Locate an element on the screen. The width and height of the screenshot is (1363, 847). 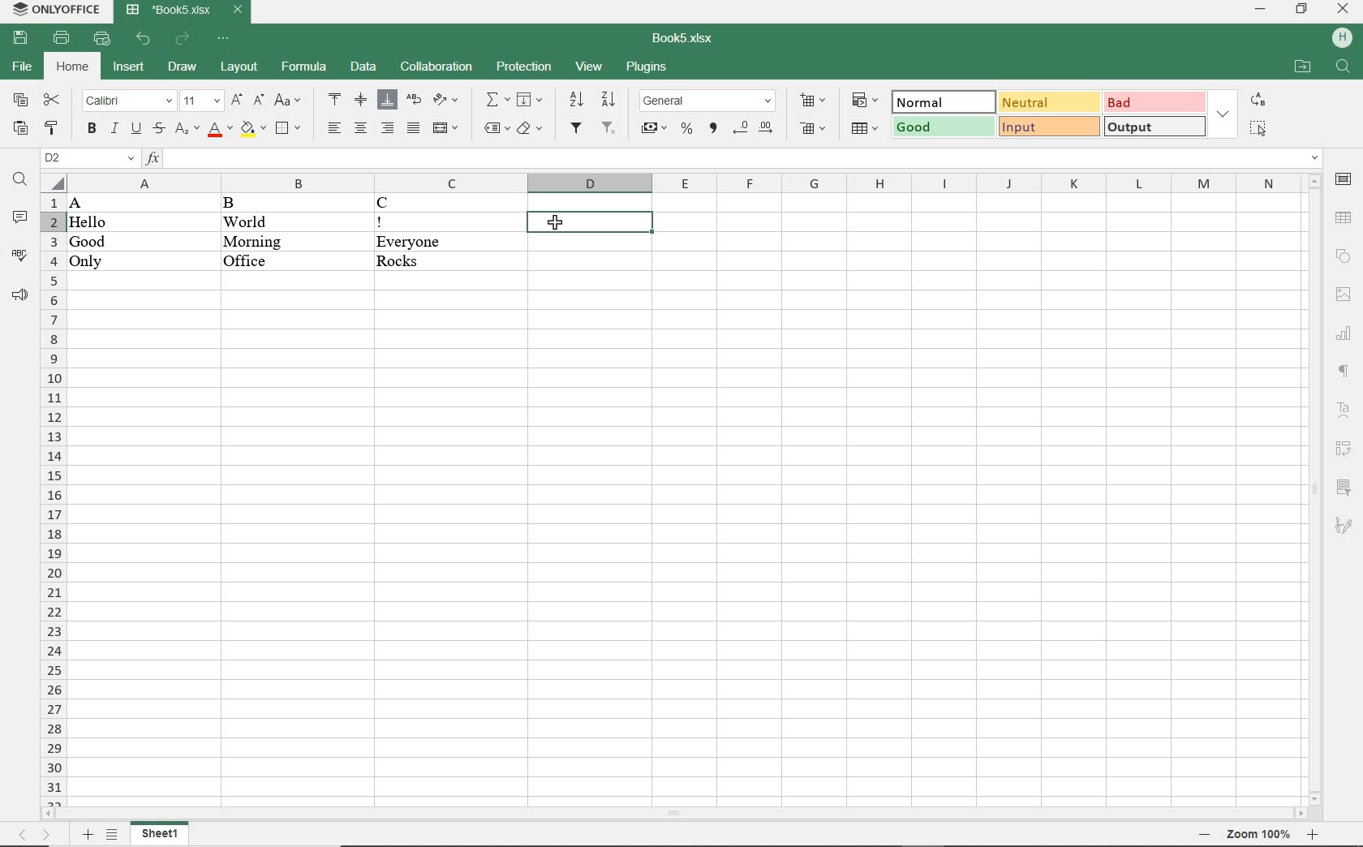
CLOSE is located at coordinates (1344, 9).